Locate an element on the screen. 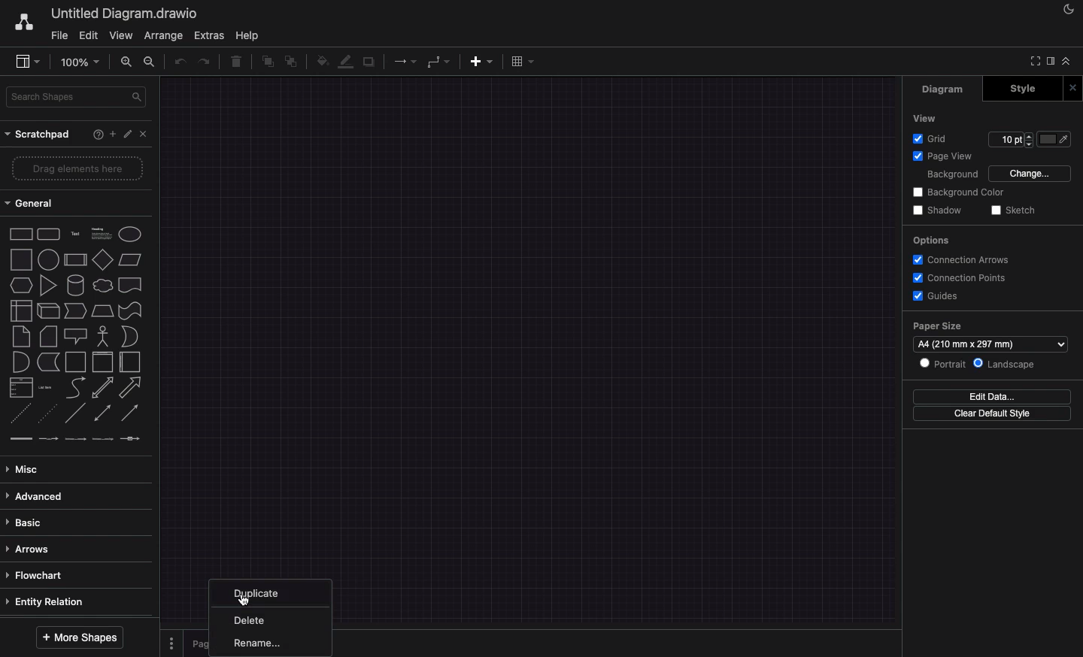 The width and height of the screenshot is (1083, 657). night mode is located at coordinates (1068, 9).